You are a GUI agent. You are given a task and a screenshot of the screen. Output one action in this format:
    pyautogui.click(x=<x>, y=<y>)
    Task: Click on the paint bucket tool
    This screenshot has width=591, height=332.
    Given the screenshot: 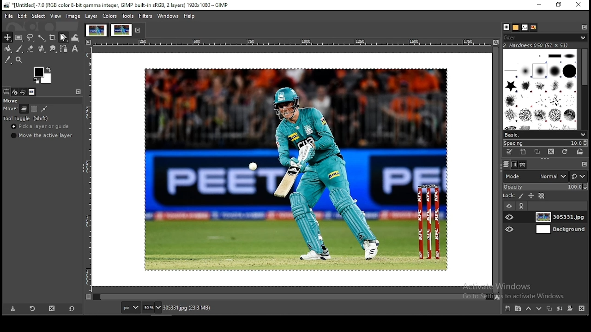 What is the action you would take?
    pyautogui.click(x=9, y=49)
    